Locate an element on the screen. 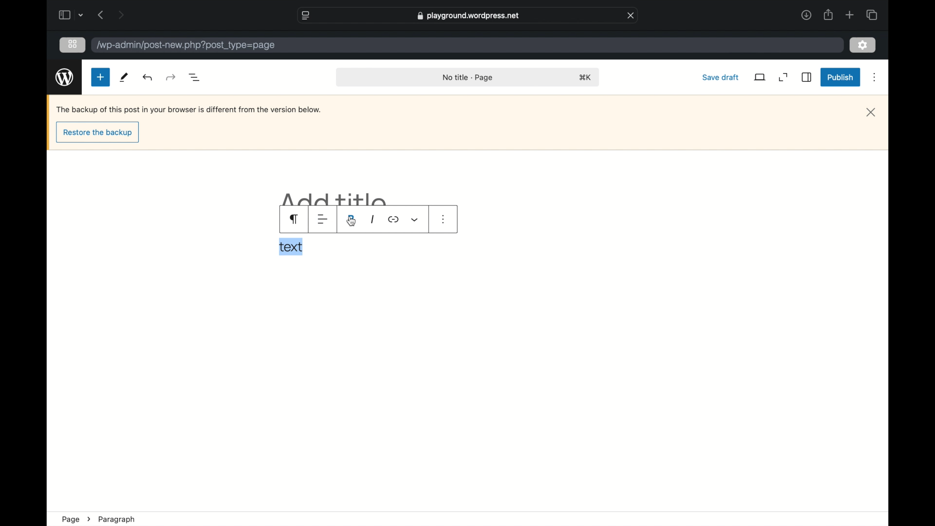 The image size is (935, 526). share is located at coordinates (829, 15).